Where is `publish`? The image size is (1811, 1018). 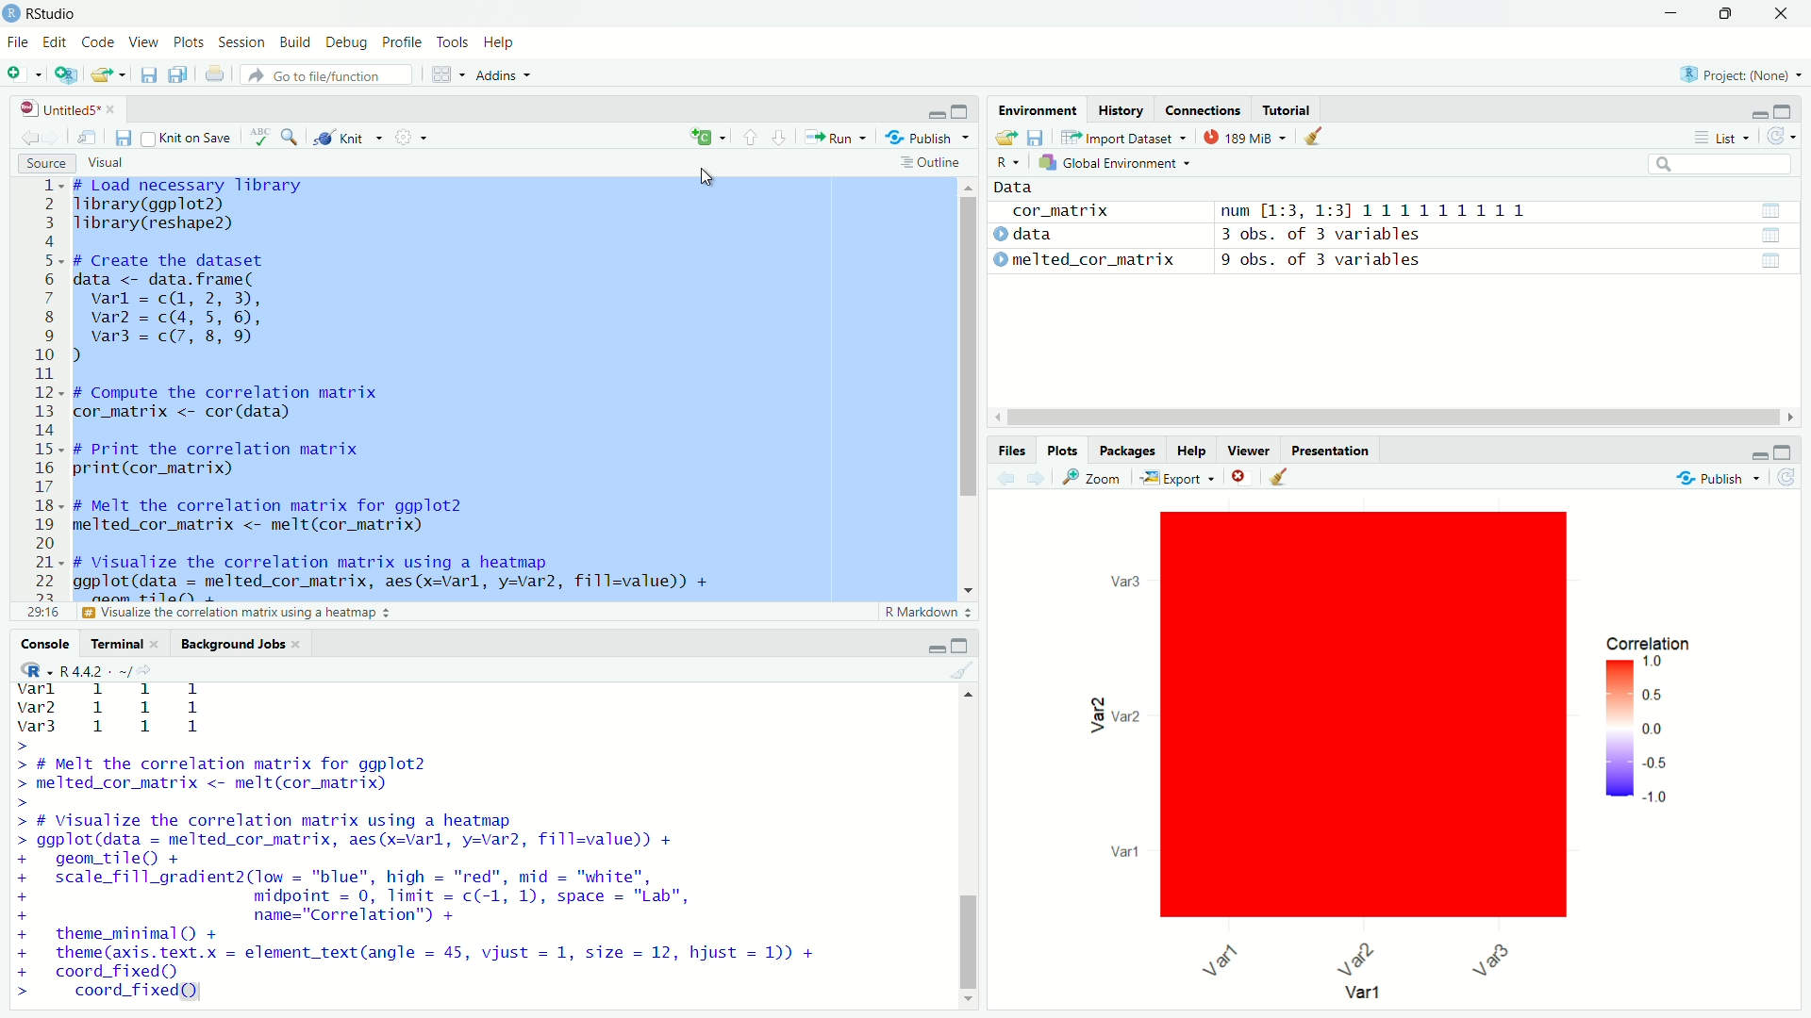
publish is located at coordinates (926, 138).